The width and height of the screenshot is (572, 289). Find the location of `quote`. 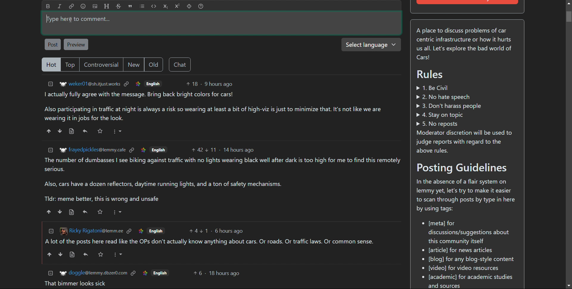

quote is located at coordinates (130, 6).